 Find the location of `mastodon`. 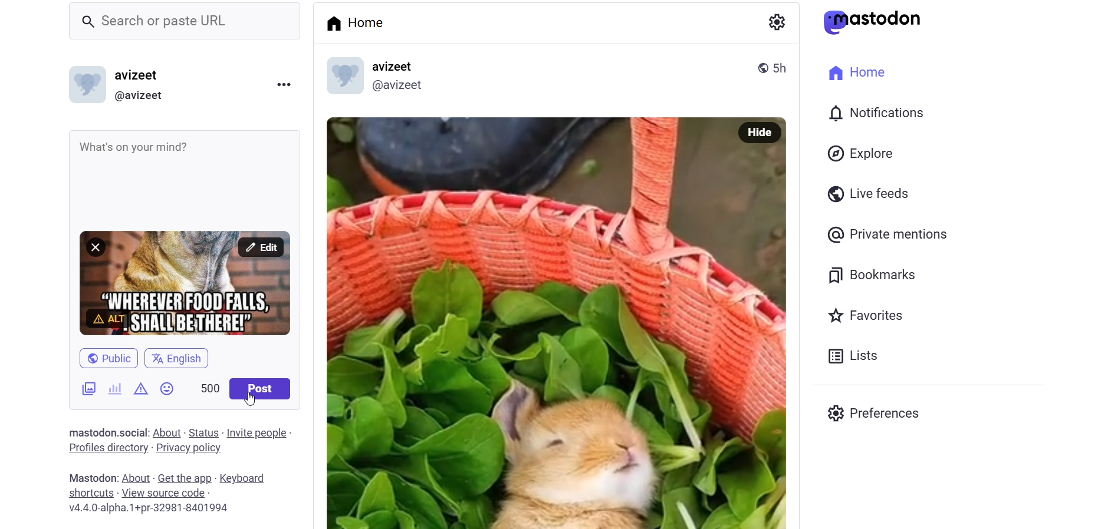

mastodon is located at coordinates (878, 21).